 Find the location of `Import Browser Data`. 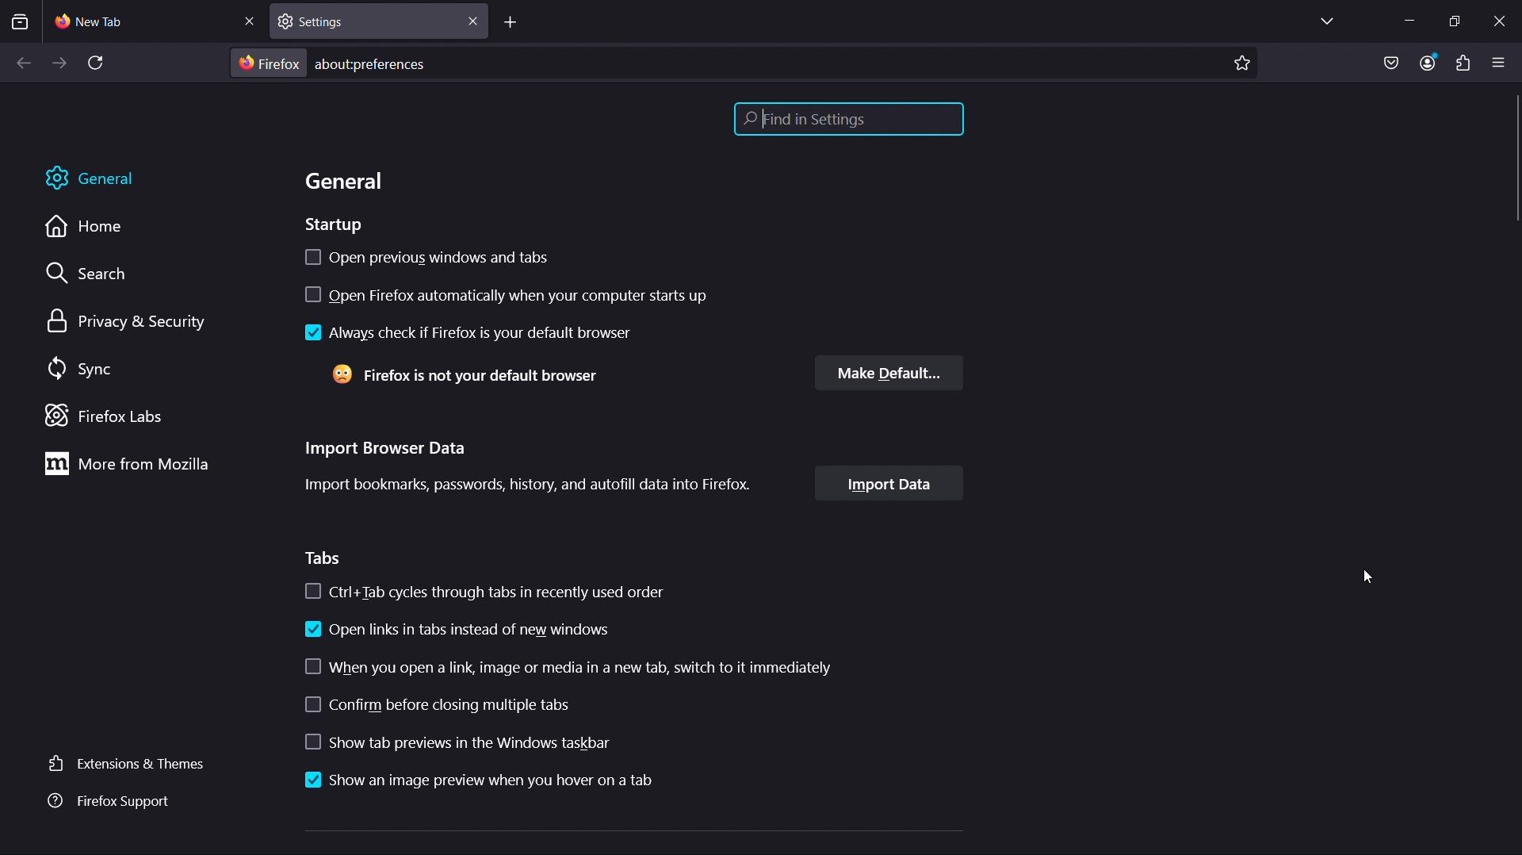

Import Browser Data is located at coordinates (389, 449).